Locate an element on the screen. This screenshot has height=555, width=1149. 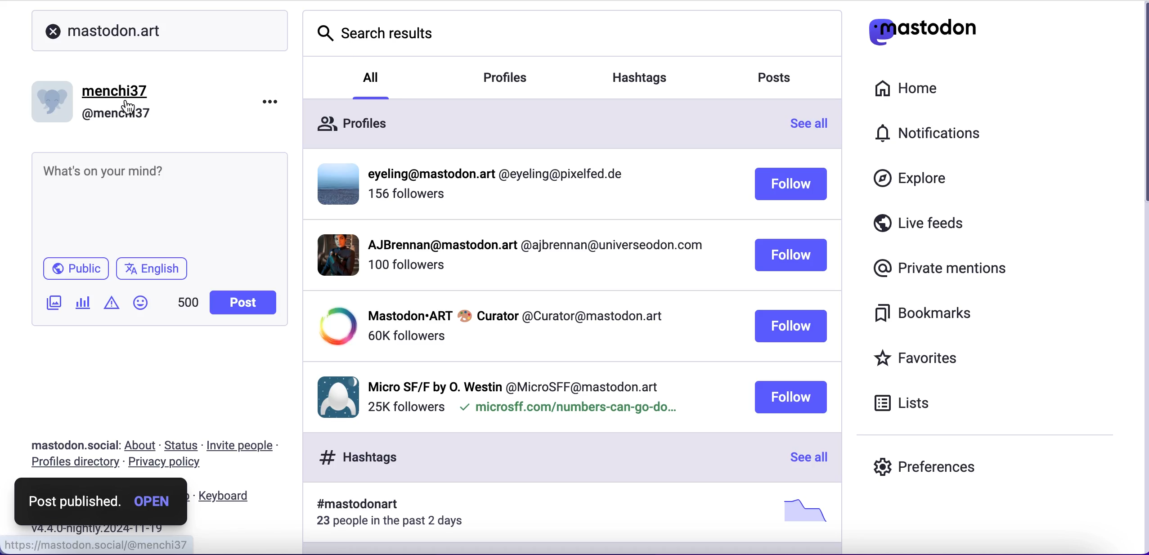
link is located at coordinates (99, 547).